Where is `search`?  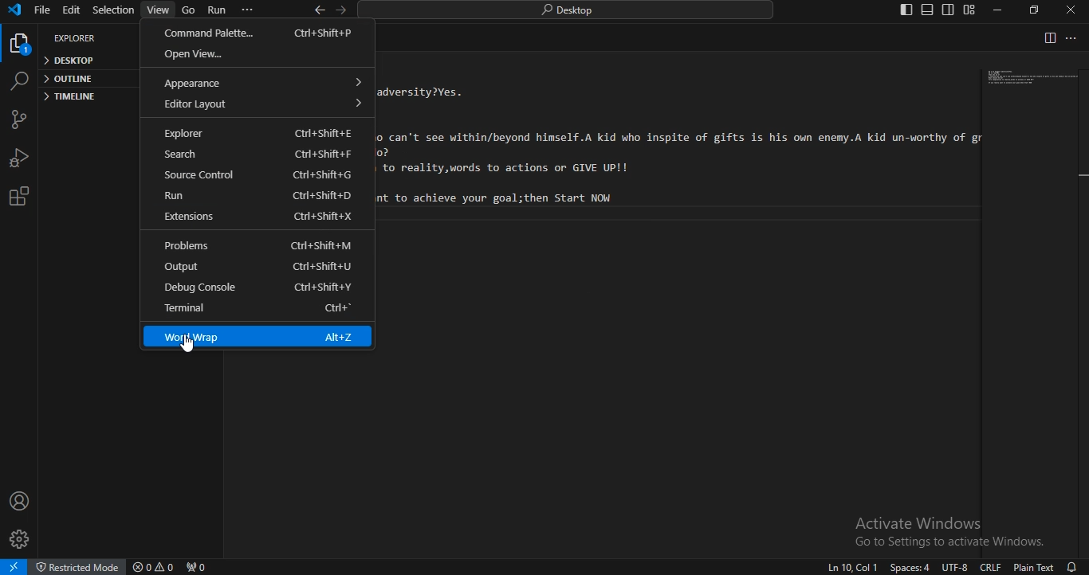
search is located at coordinates (571, 10).